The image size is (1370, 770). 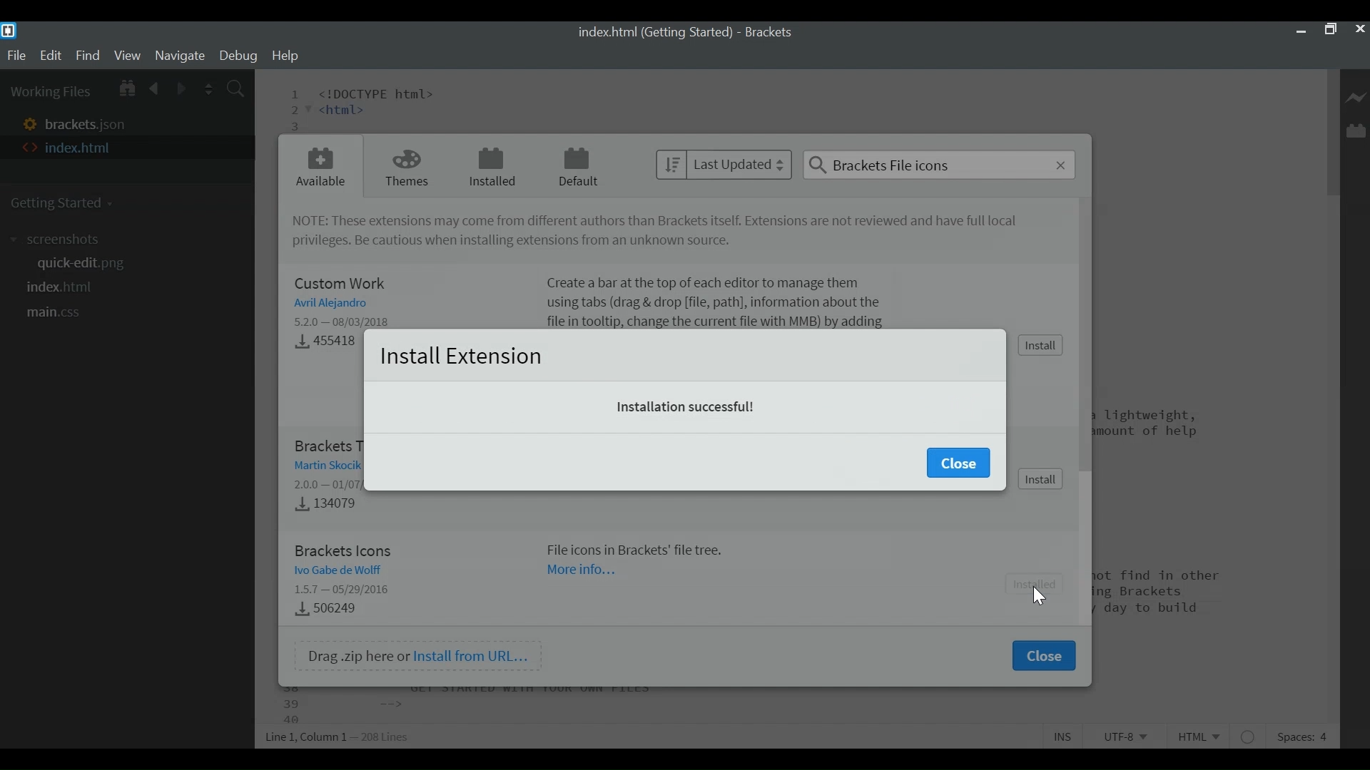 What do you see at coordinates (127, 56) in the screenshot?
I see `View` at bounding box center [127, 56].